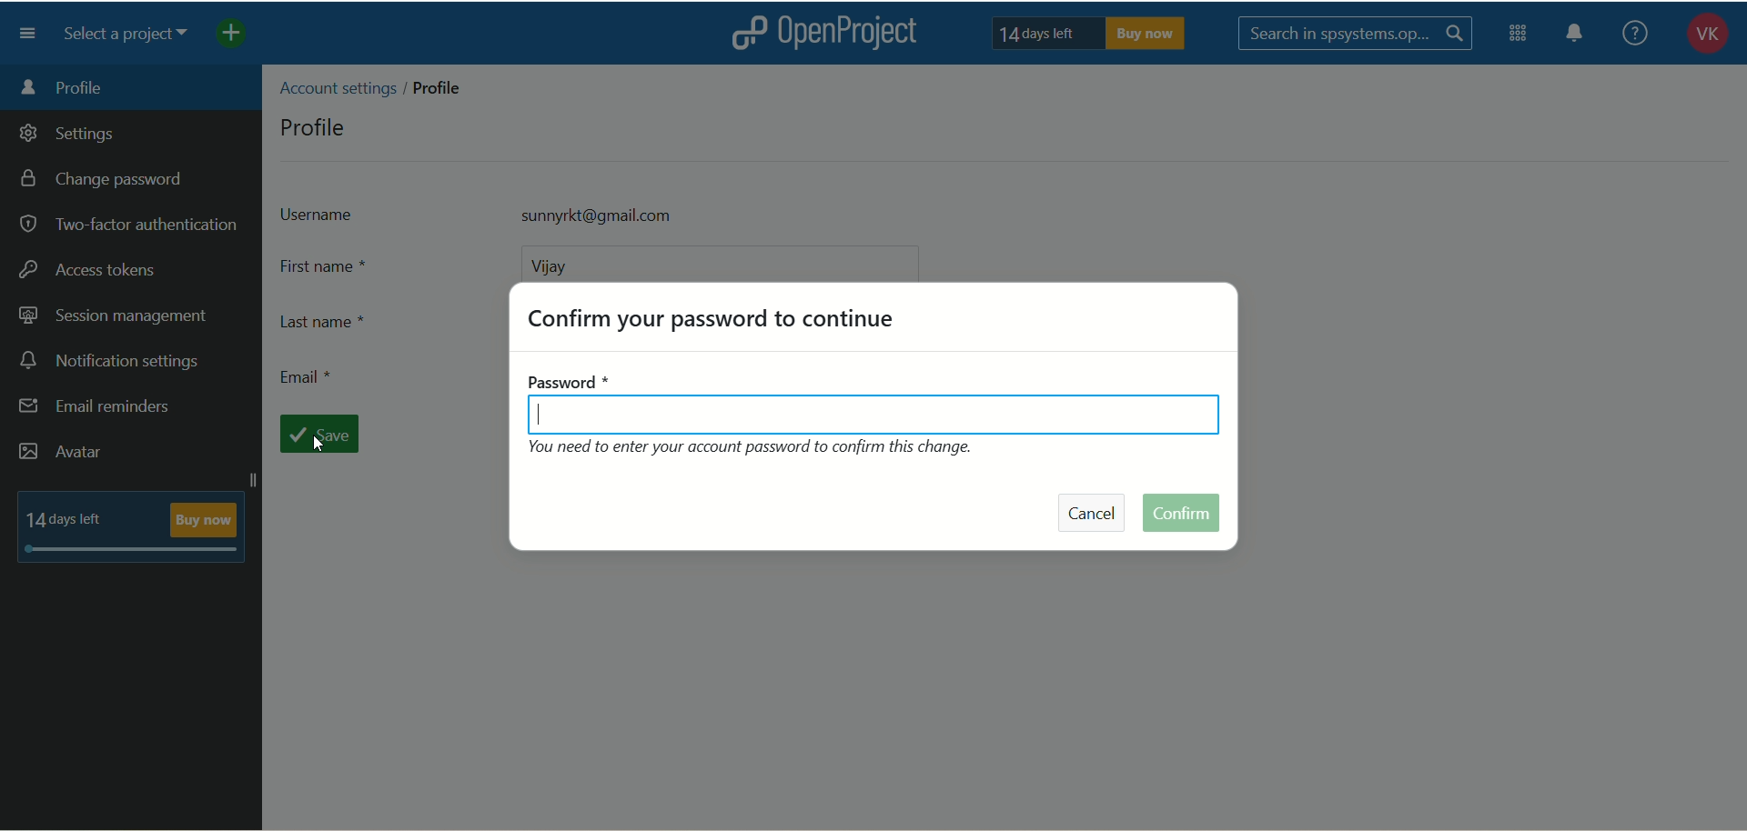  What do you see at coordinates (858, 35) in the screenshot?
I see `openproject` at bounding box center [858, 35].